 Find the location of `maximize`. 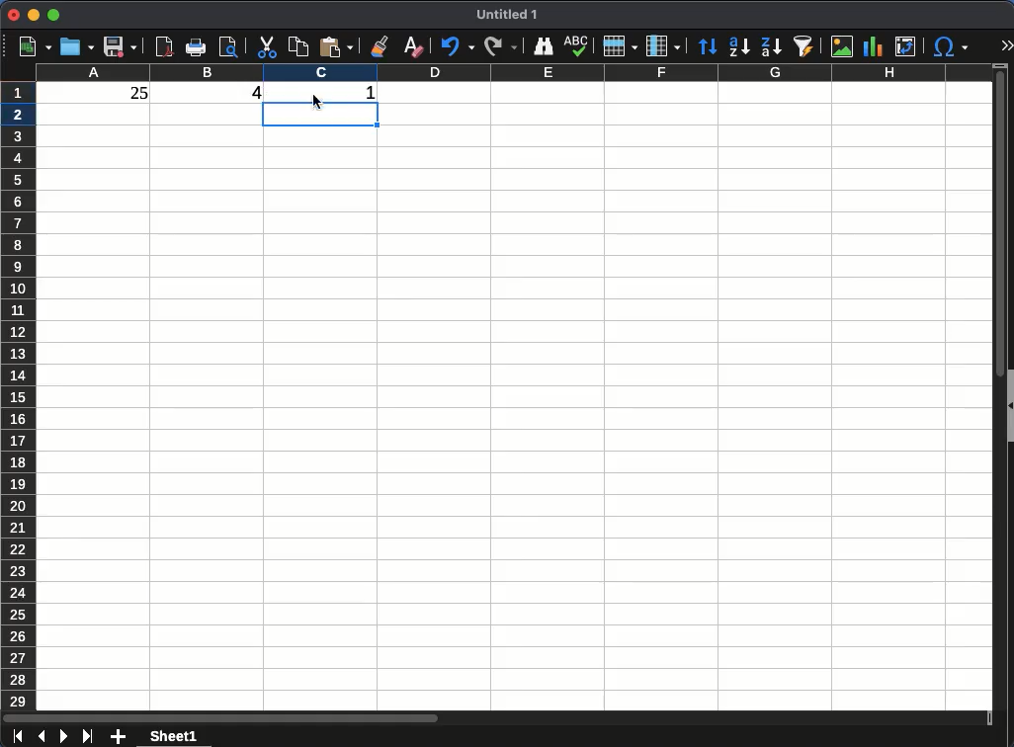

maximize is located at coordinates (52, 15).